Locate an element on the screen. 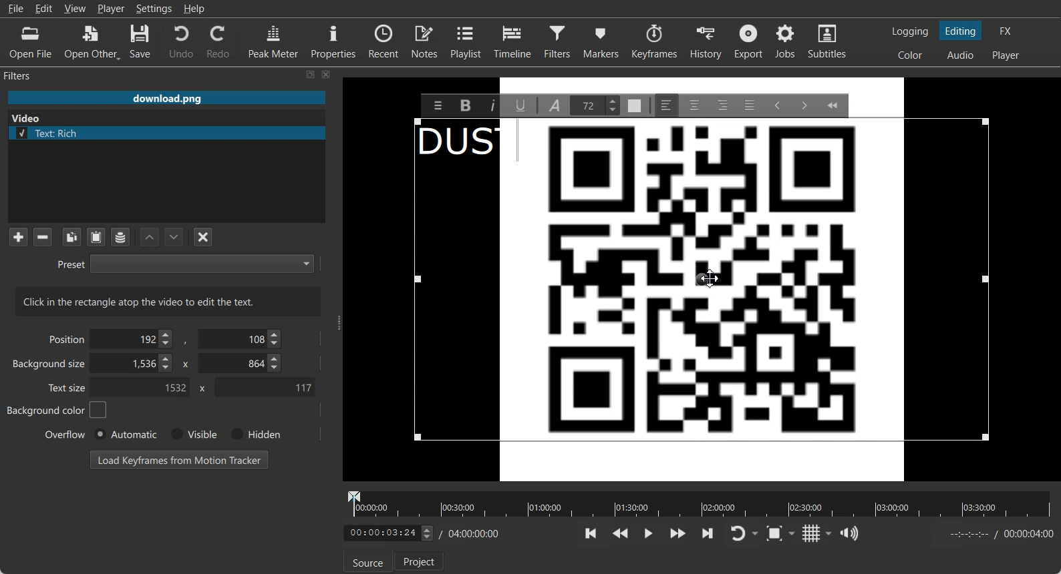  Project is located at coordinates (420, 561).